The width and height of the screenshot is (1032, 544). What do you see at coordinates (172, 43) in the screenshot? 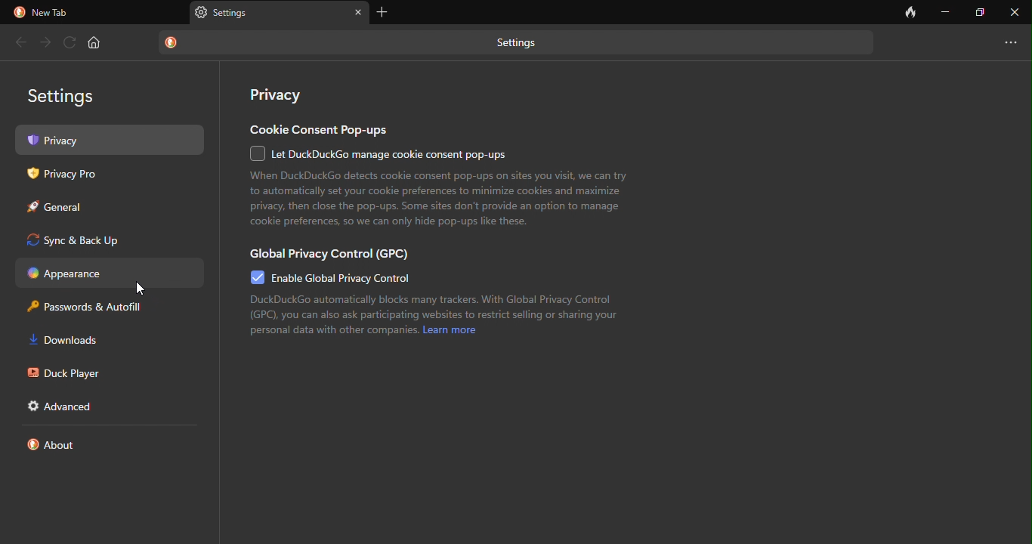
I see `duckduck go logo` at bounding box center [172, 43].